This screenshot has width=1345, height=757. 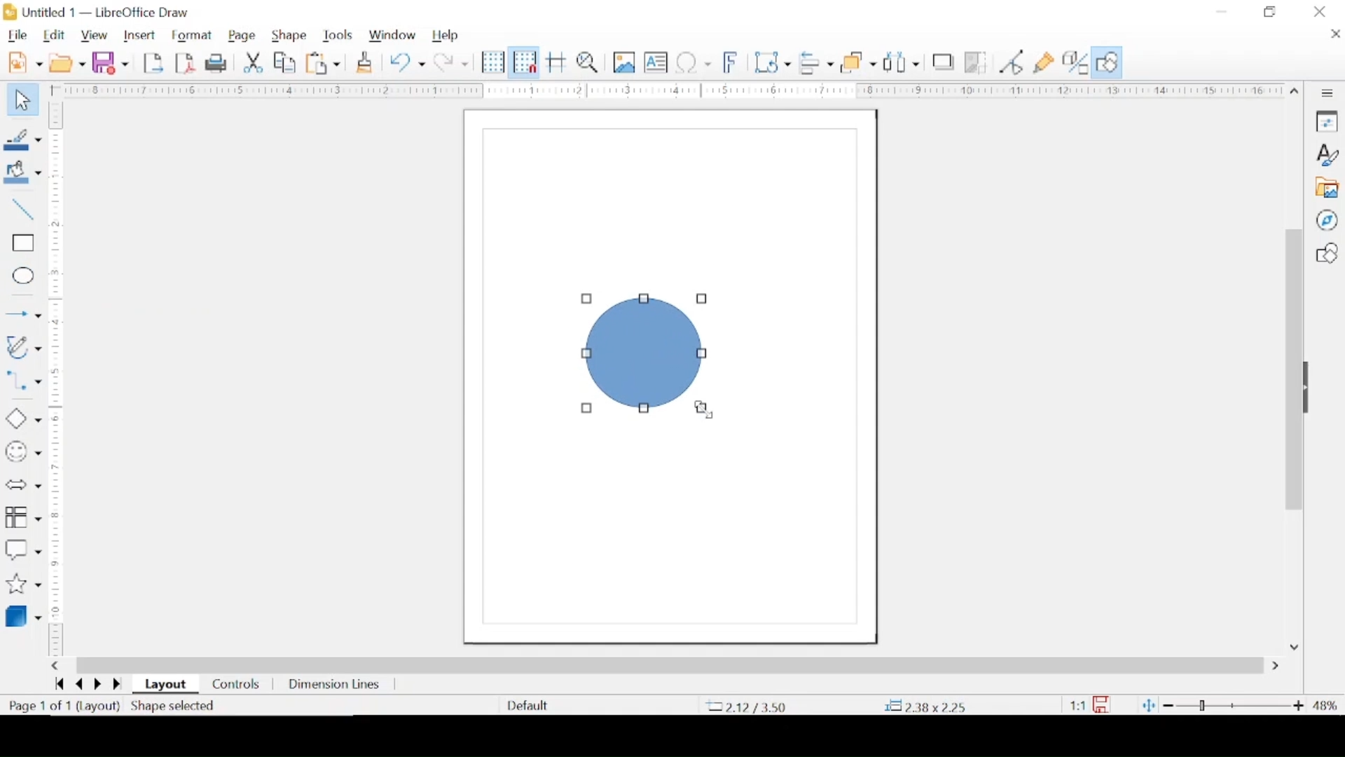 What do you see at coordinates (446, 36) in the screenshot?
I see `help` at bounding box center [446, 36].